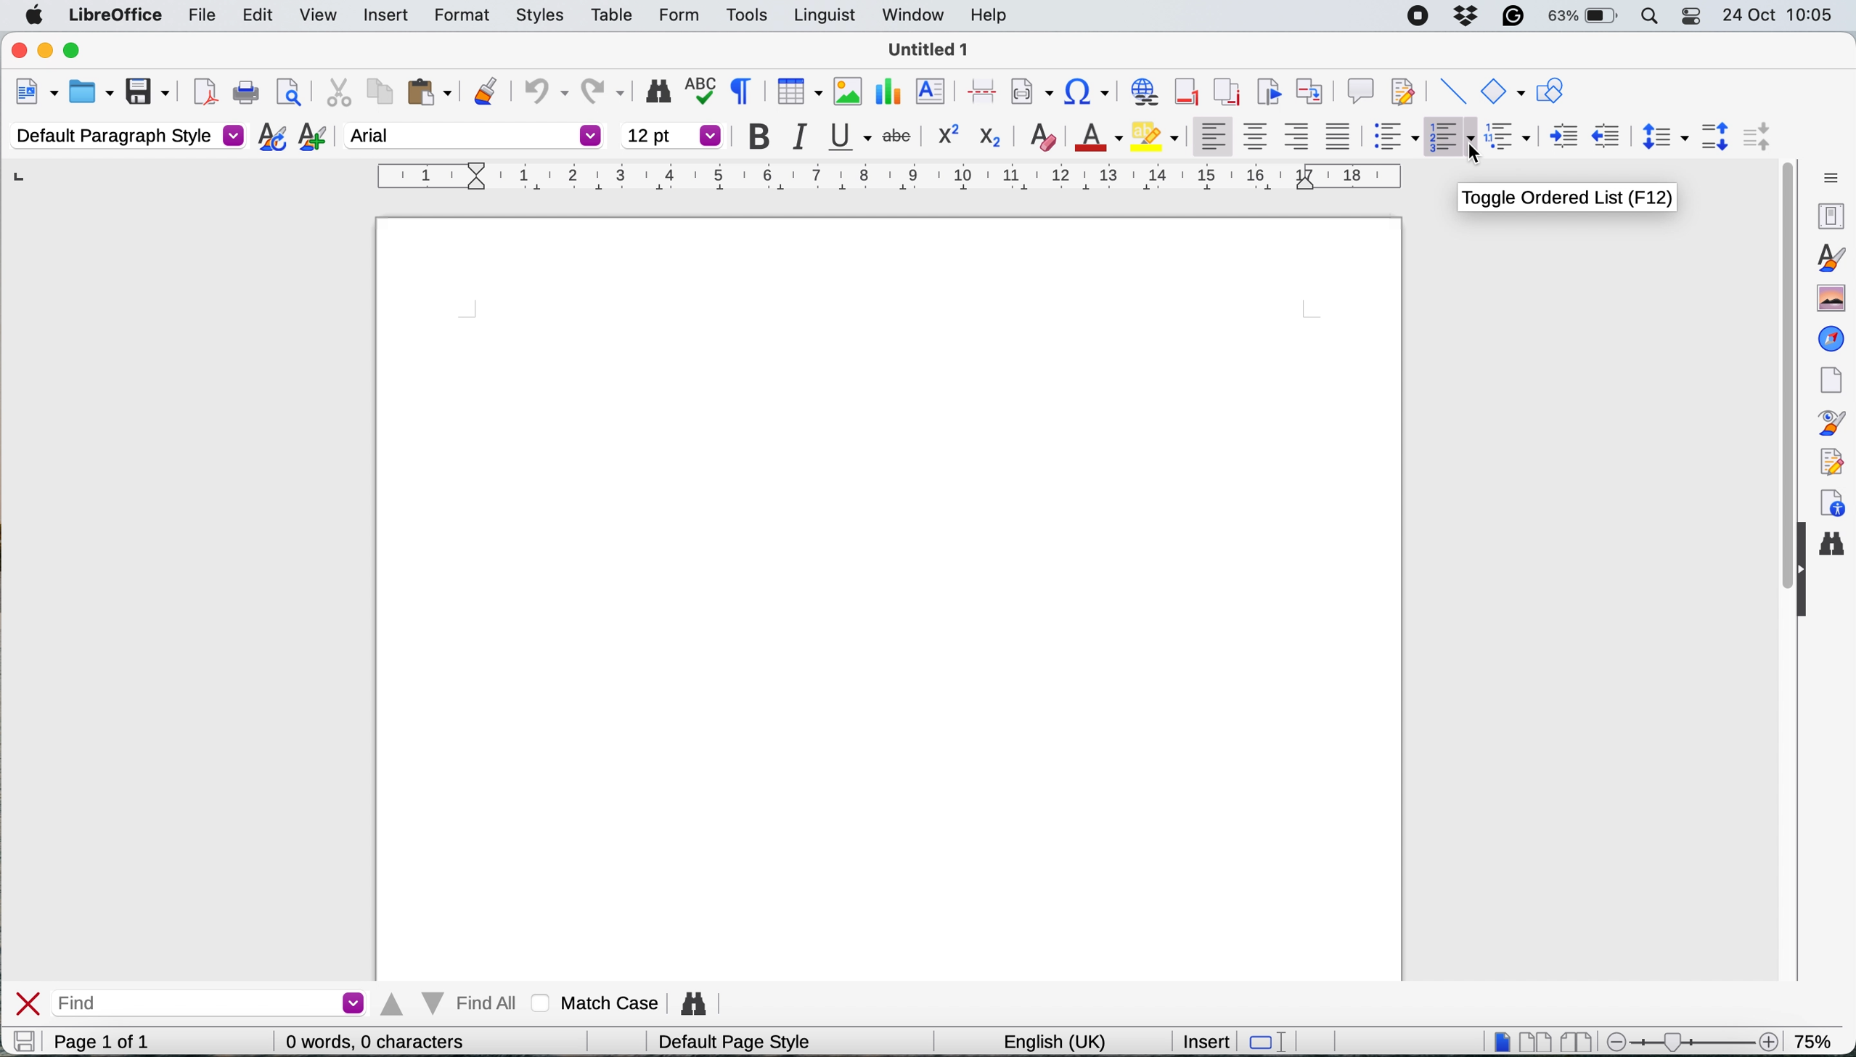 The image size is (1856, 1057). I want to click on increase paragraph spacing, so click(1716, 136).